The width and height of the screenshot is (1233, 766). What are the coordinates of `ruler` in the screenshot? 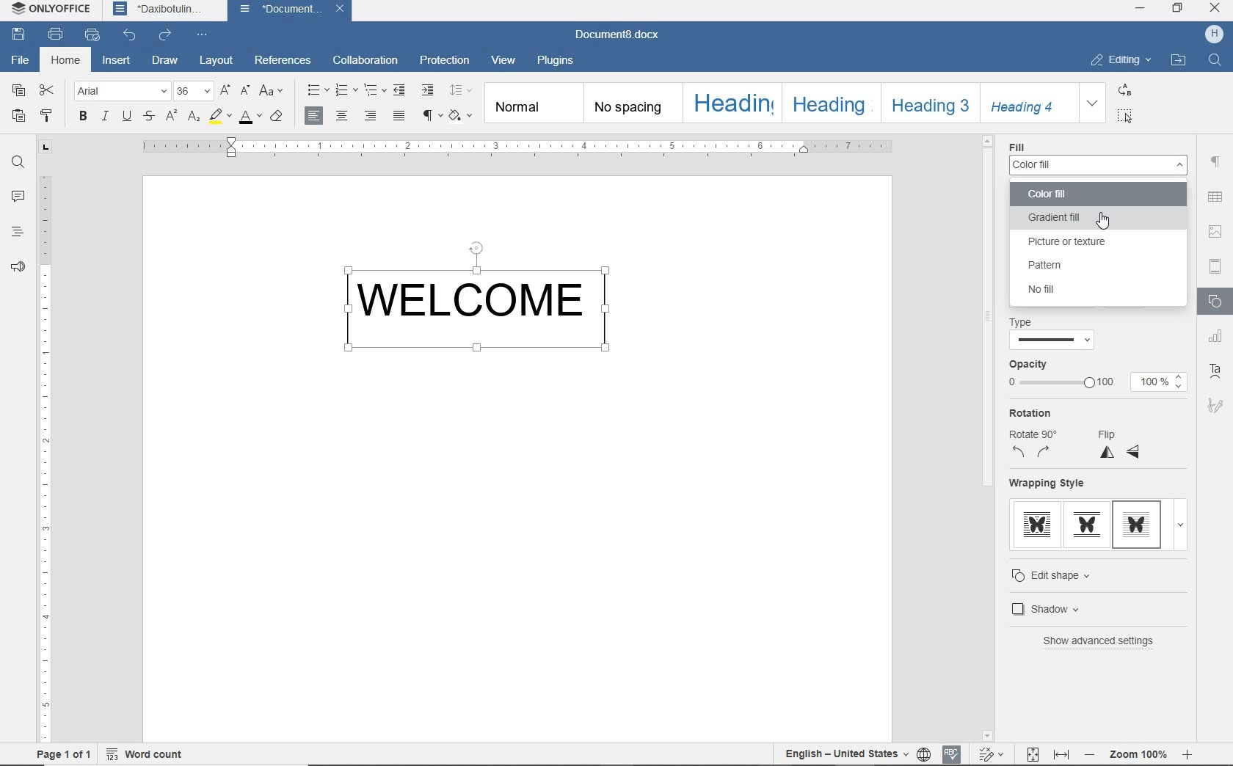 It's located at (519, 147).